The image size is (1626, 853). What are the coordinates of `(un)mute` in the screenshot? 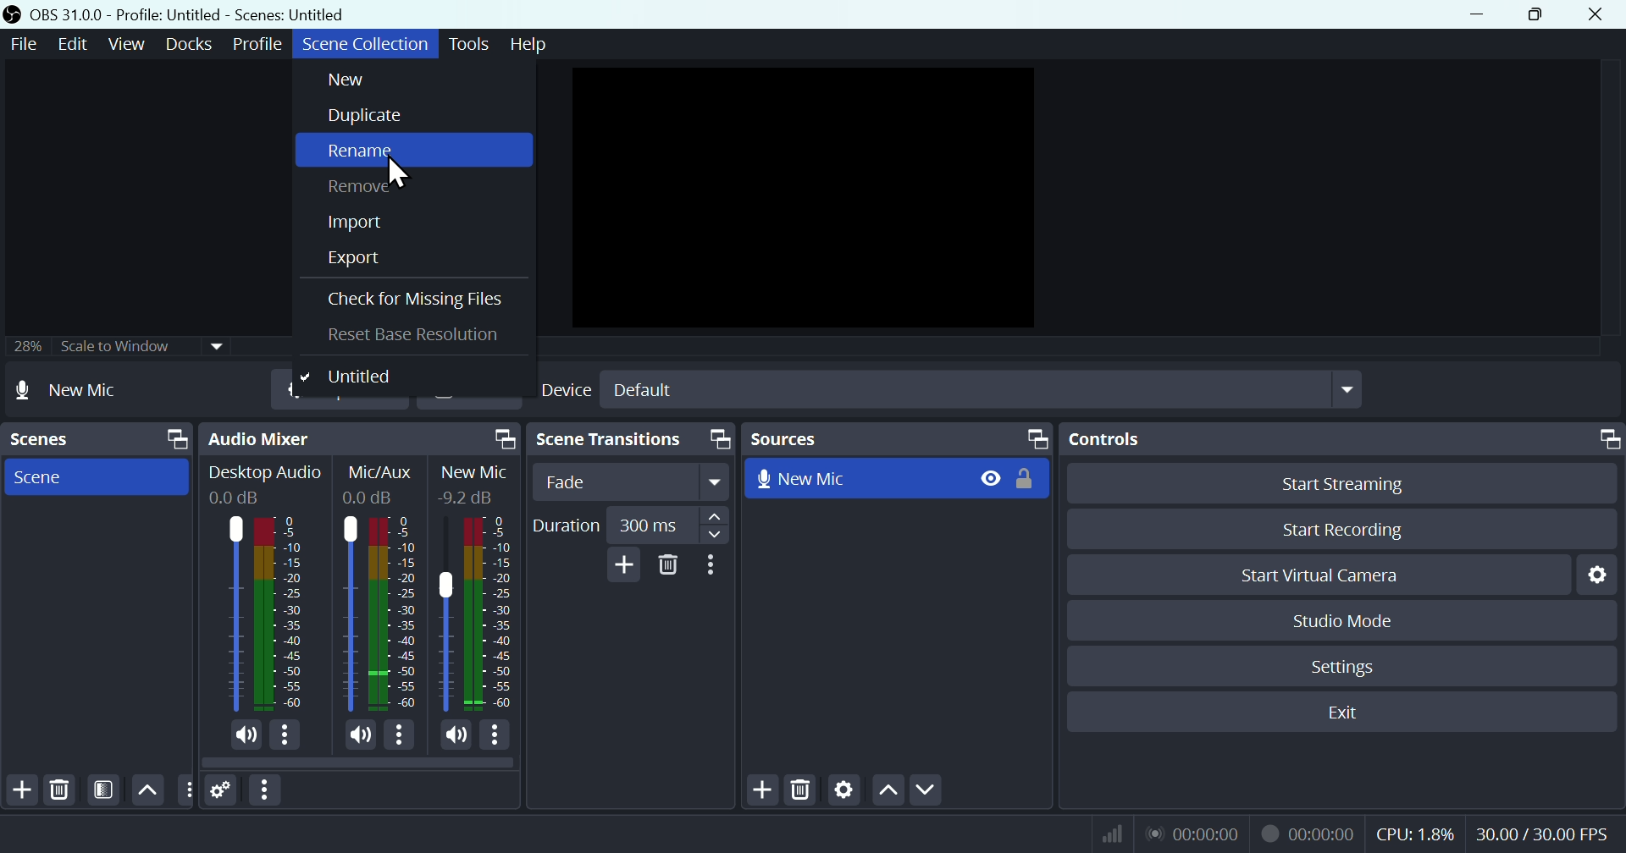 It's located at (359, 735).